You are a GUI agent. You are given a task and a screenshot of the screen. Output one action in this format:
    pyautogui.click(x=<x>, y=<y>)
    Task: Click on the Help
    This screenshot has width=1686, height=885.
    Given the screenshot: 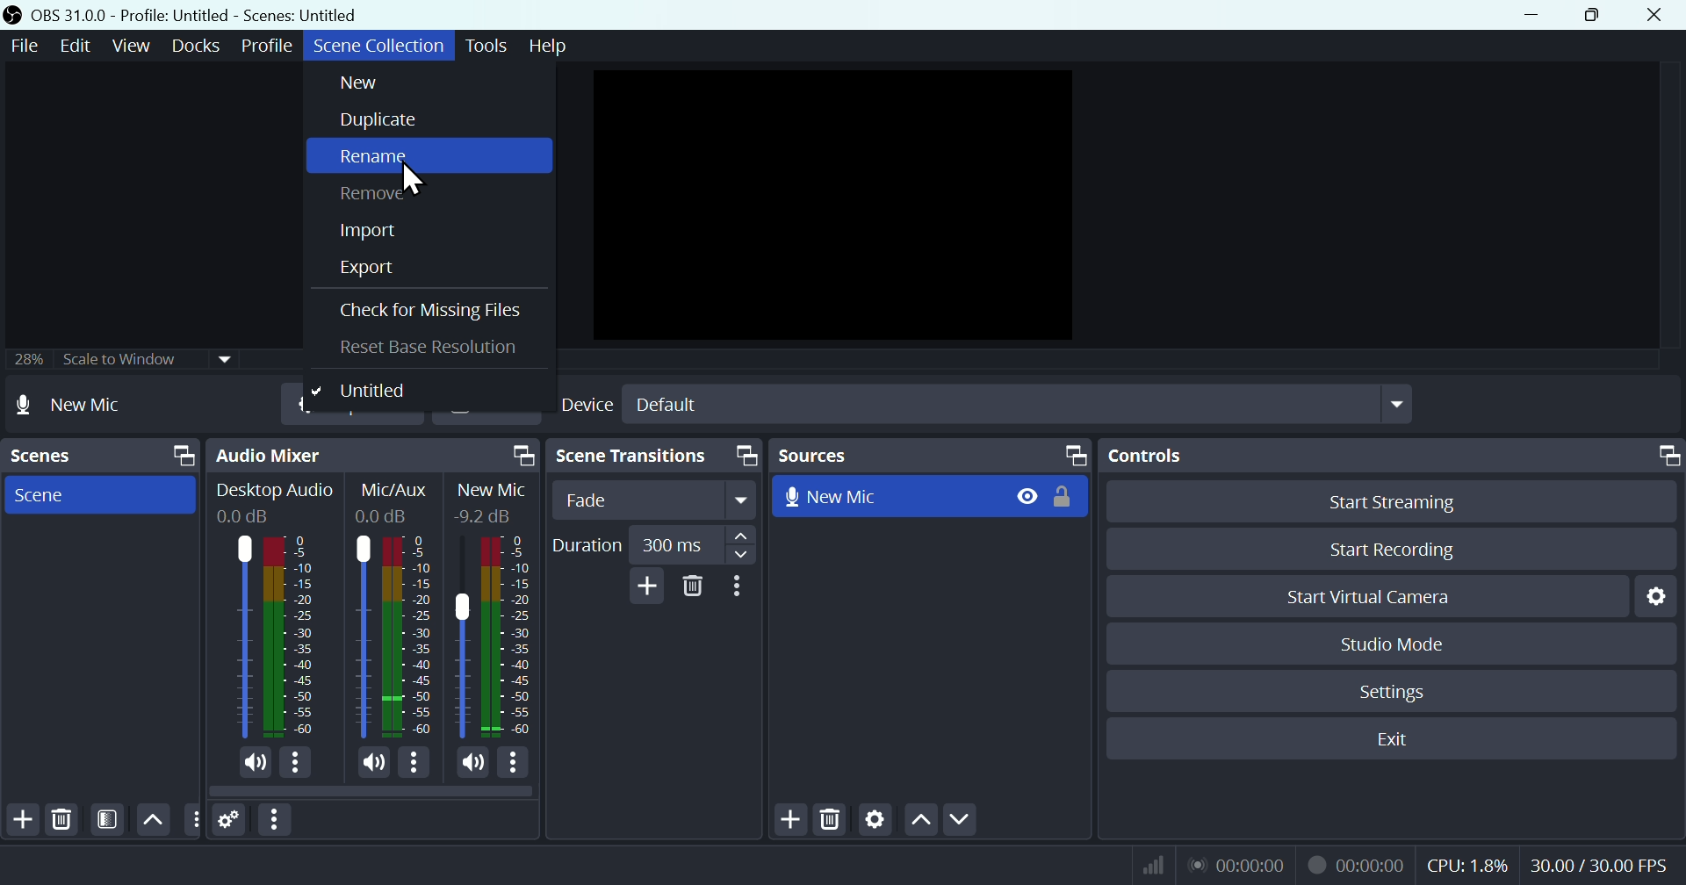 What is the action you would take?
    pyautogui.click(x=551, y=47)
    